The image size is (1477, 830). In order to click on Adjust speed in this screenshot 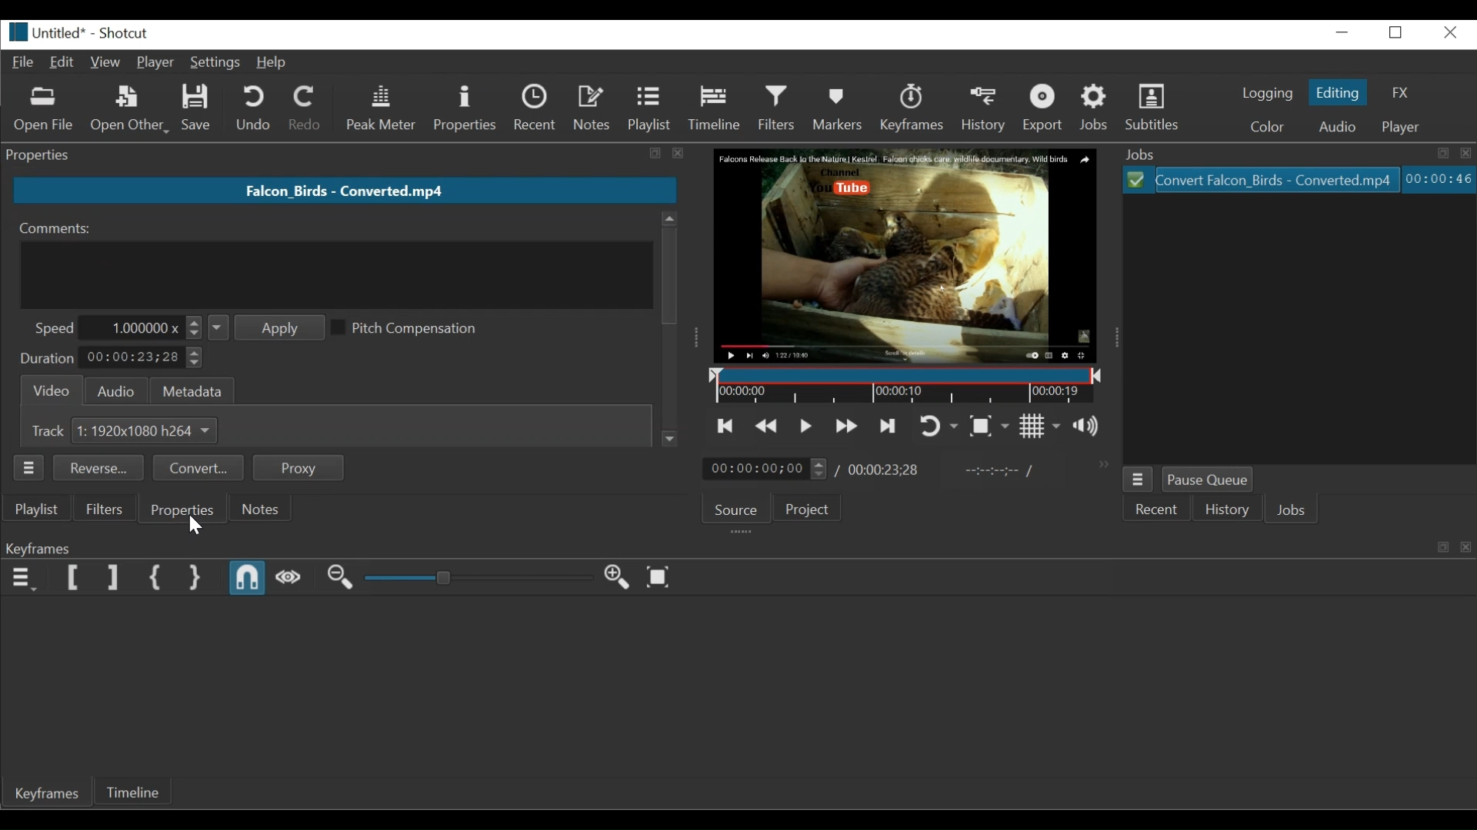, I will do `click(140, 328)`.